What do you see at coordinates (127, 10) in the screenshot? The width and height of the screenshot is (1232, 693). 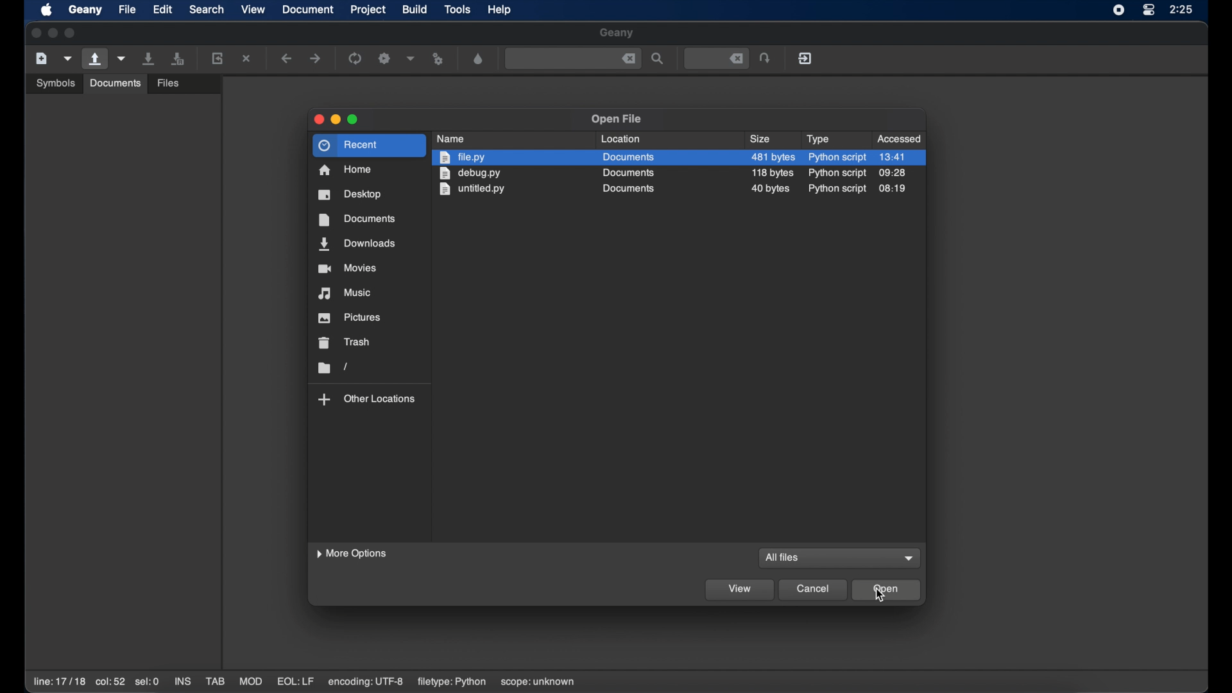 I see `file` at bounding box center [127, 10].